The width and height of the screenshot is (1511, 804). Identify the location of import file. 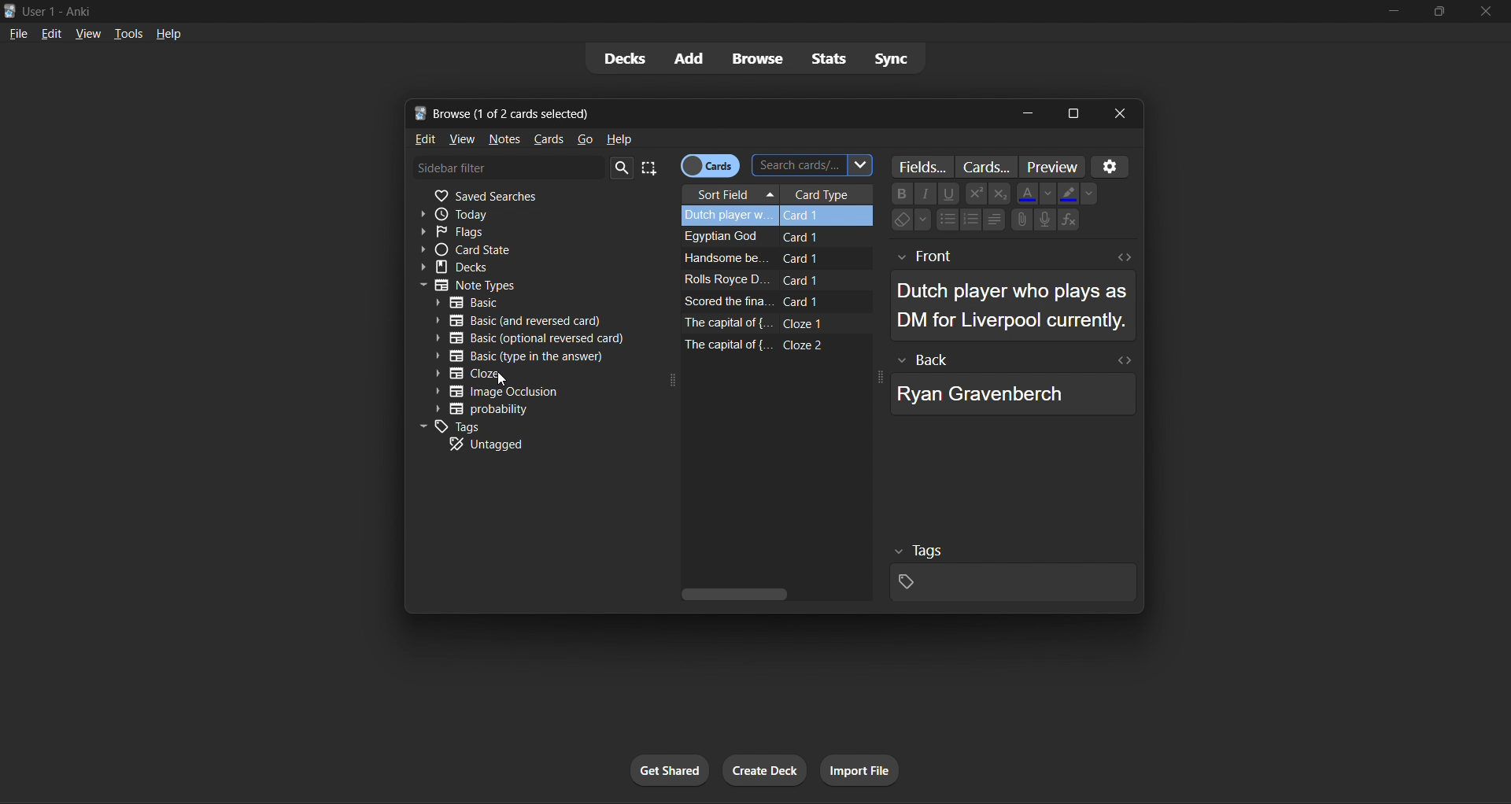
(861, 767).